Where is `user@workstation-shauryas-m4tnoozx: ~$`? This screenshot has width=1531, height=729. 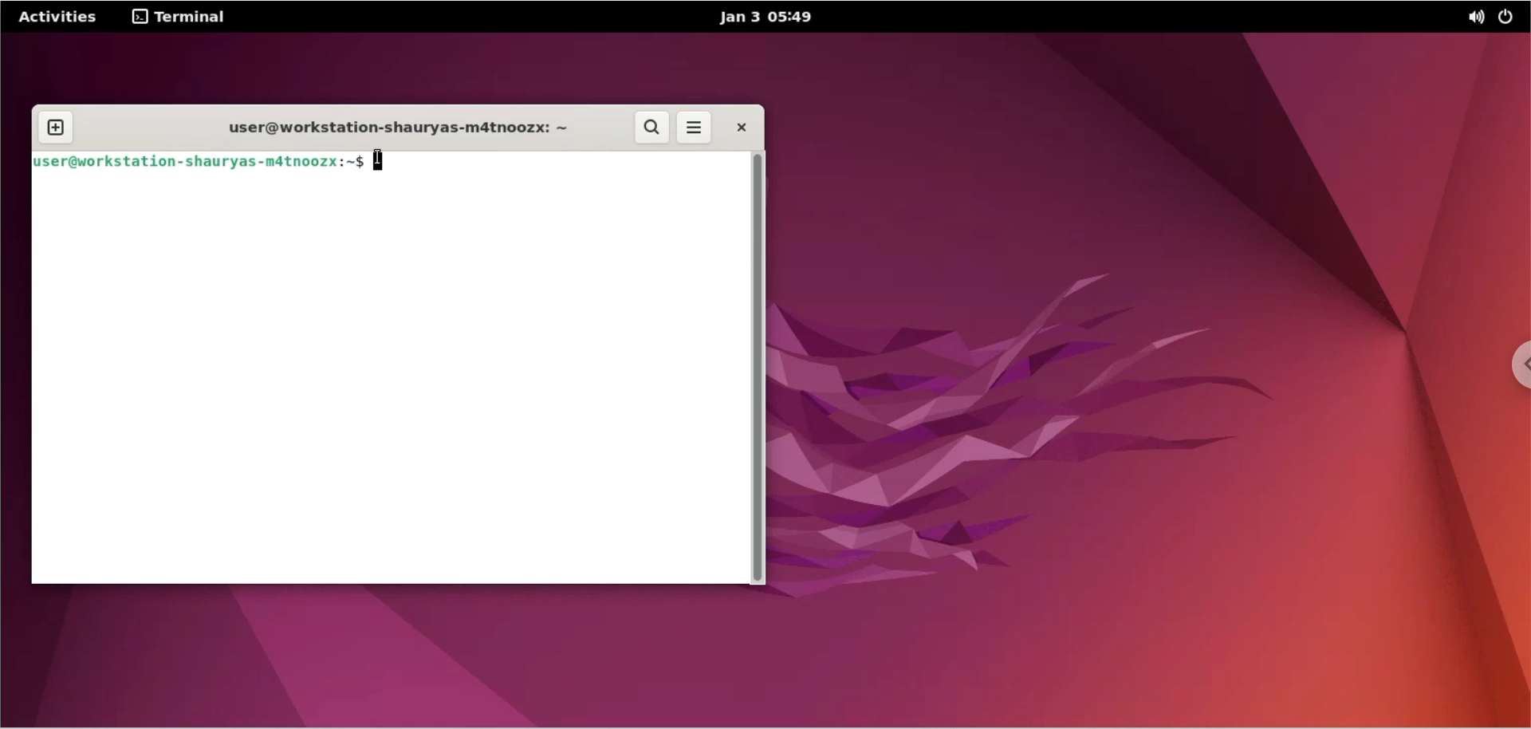
user@workstation-shauryas-m4tnoozx: ~$ is located at coordinates (199, 161).